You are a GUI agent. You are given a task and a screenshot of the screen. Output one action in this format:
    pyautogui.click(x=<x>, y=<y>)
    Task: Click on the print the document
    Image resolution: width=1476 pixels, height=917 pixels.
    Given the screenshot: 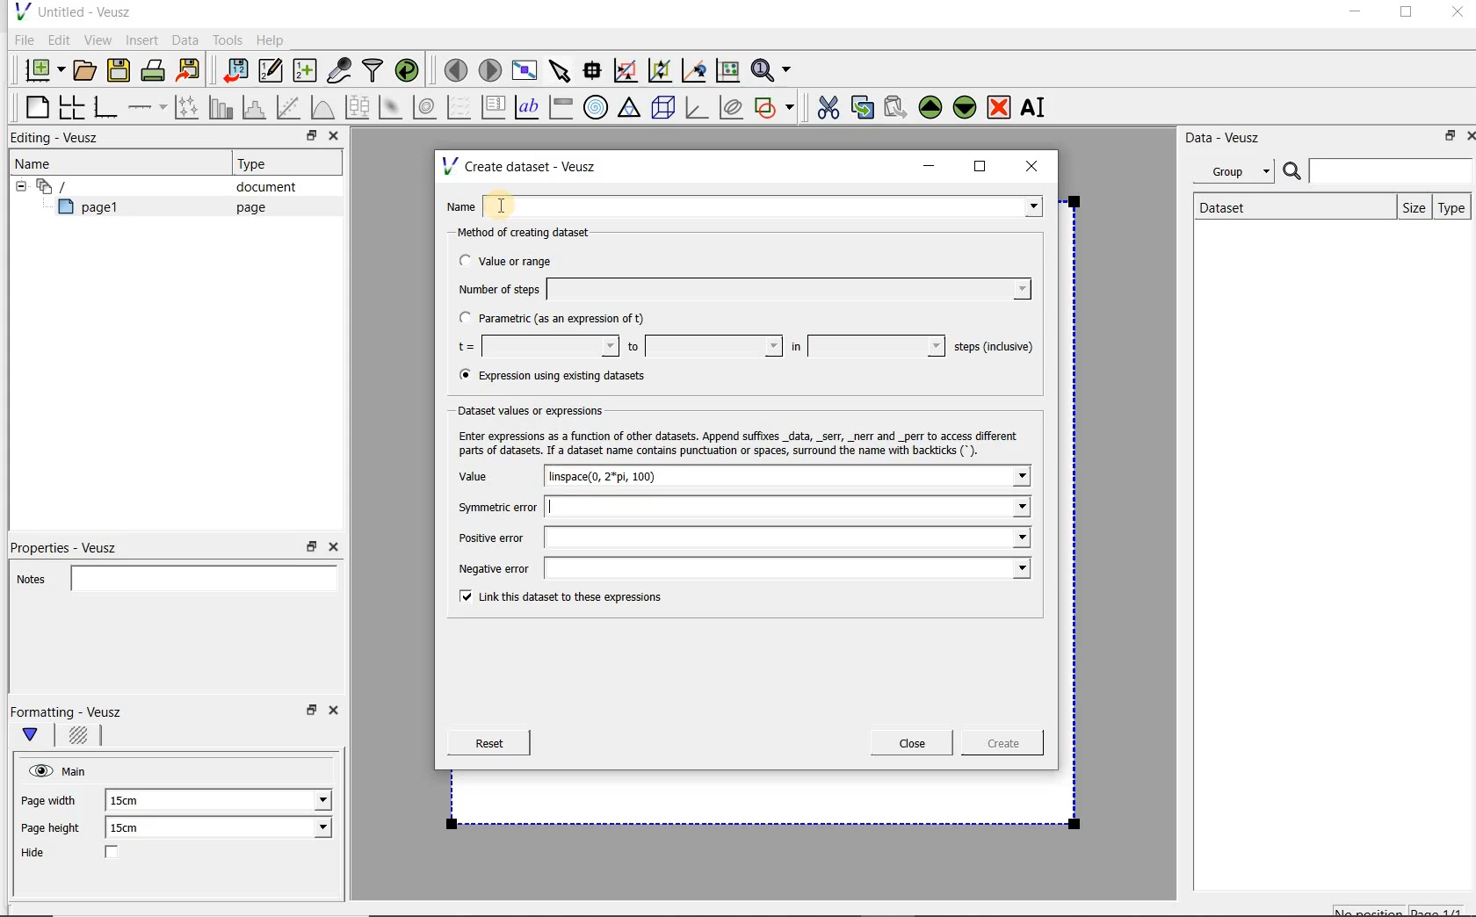 What is the action you would take?
    pyautogui.click(x=156, y=69)
    